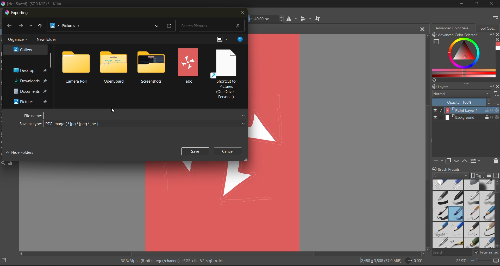 This screenshot has height=266, width=500. What do you see at coordinates (29, 70) in the screenshot?
I see `file destination` at bounding box center [29, 70].